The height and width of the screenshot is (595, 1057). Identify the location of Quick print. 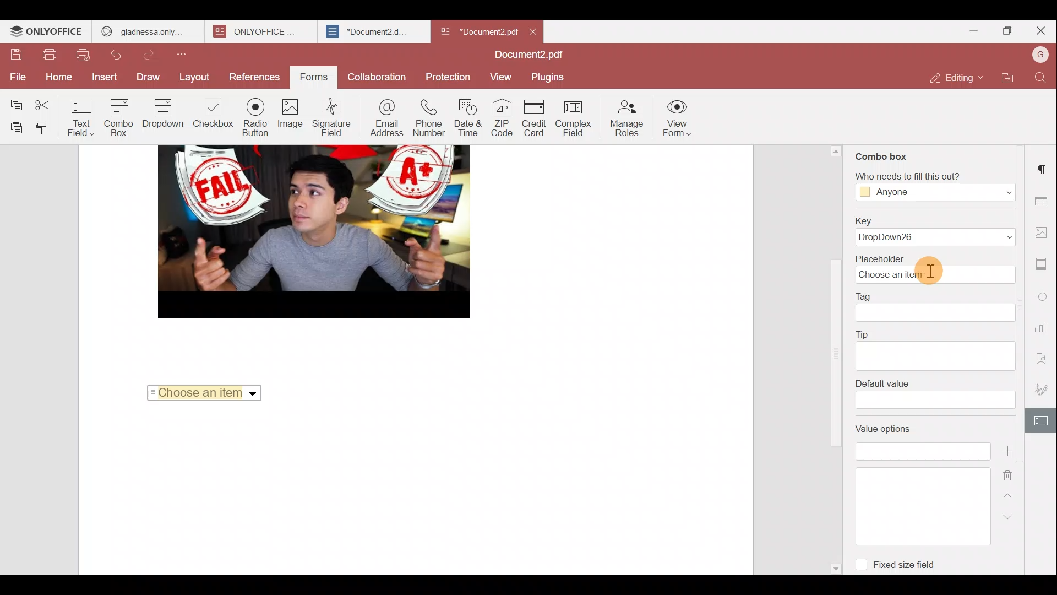
(83, 55).